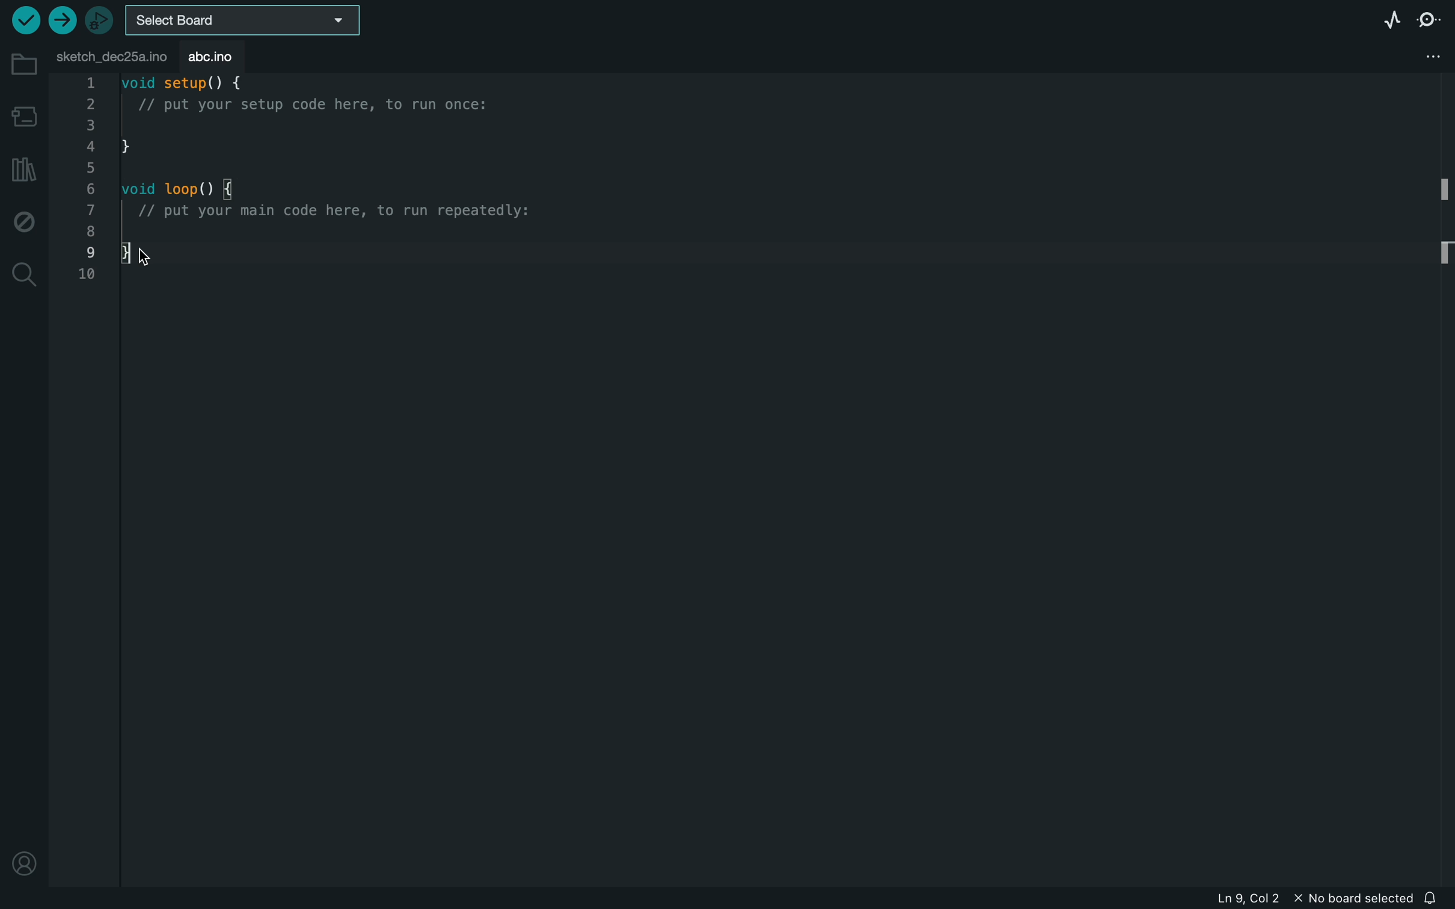 The width and height of the screenshot is (1455, 909). I want to click on serial  monitor, so click(1432, 22).